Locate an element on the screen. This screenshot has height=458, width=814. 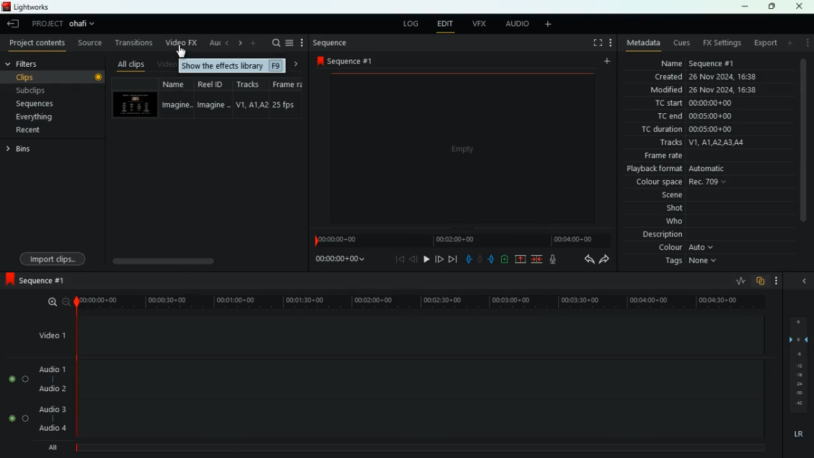
more is located at coordinates (806, 45).